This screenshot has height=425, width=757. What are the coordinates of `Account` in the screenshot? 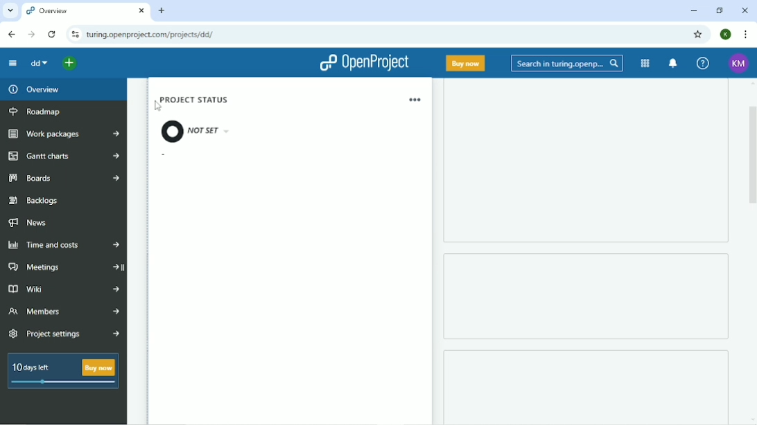 It's located at (726, 35).